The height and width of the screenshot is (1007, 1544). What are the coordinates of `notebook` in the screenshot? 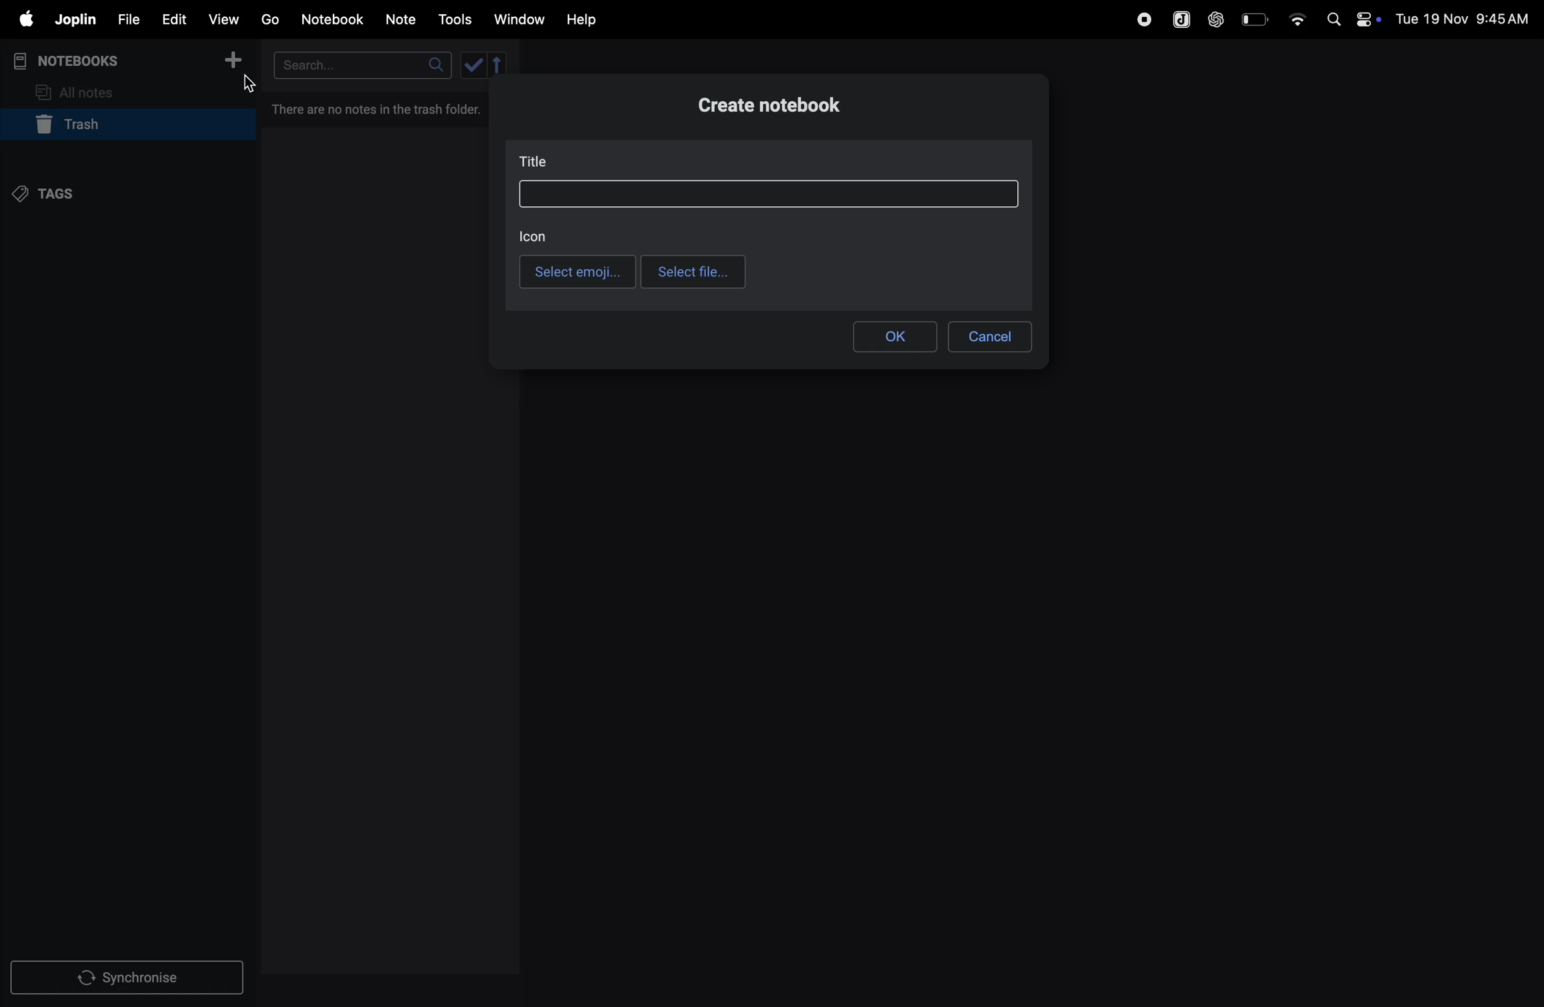 It's located at (334, 18).